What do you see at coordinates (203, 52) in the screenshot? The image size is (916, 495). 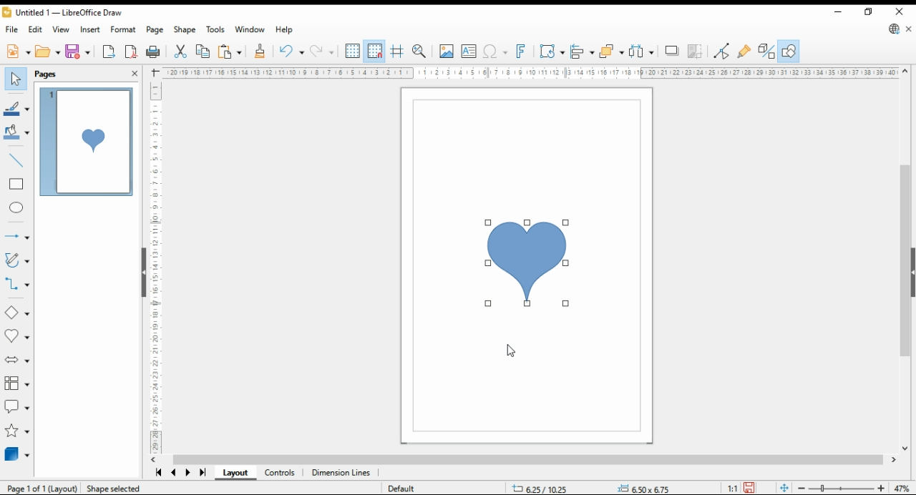 I see `copy` at bounding box center [203, 52].